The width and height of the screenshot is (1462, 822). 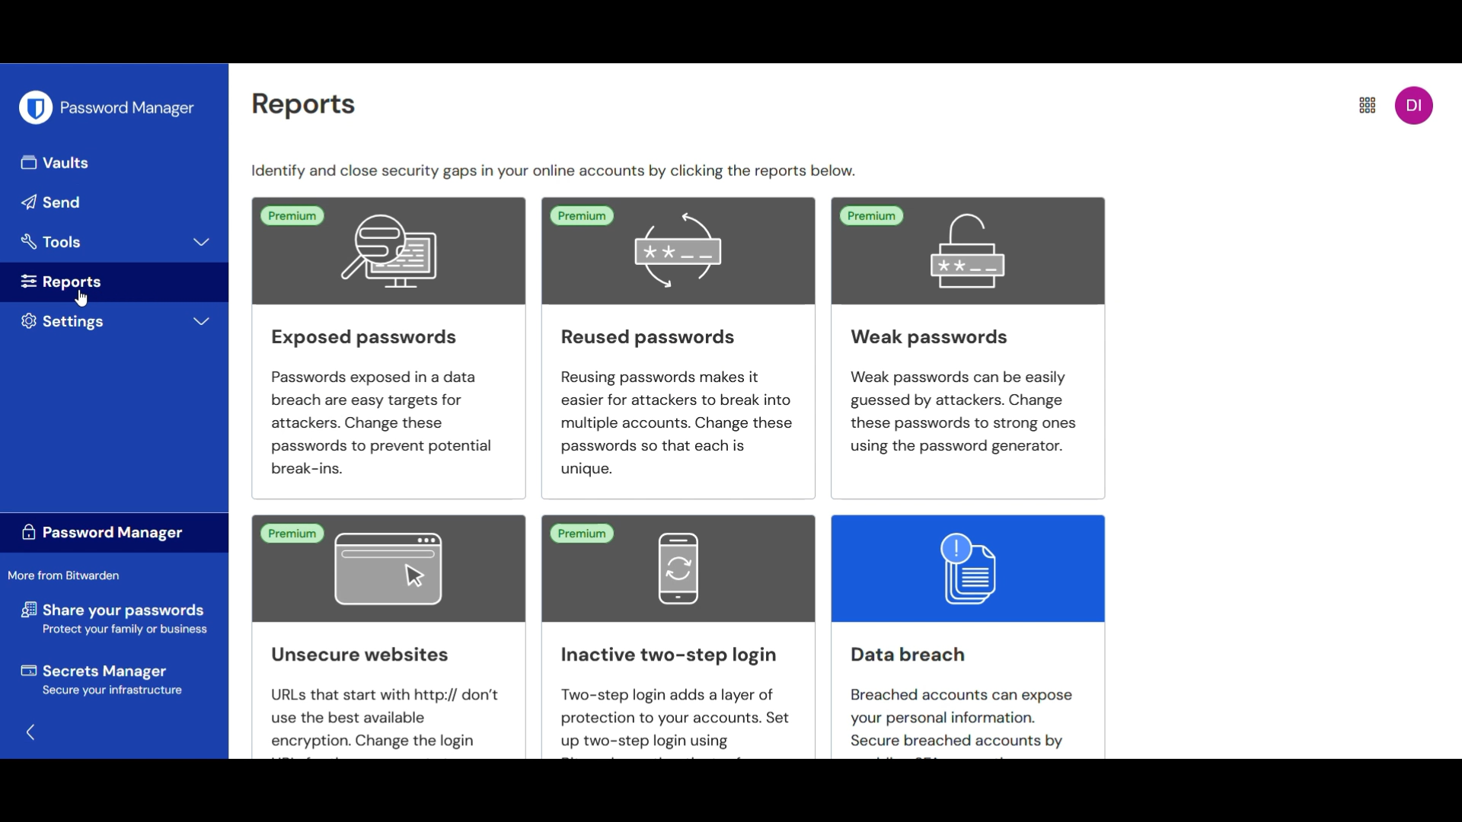 What do you see at coordinates (680, 636) in the screenshot?
I see `Inactive two-step login
Two-step login adds a layer of
protection to your accounts. Set
up two-step login using` at bounding box center [680, 636].